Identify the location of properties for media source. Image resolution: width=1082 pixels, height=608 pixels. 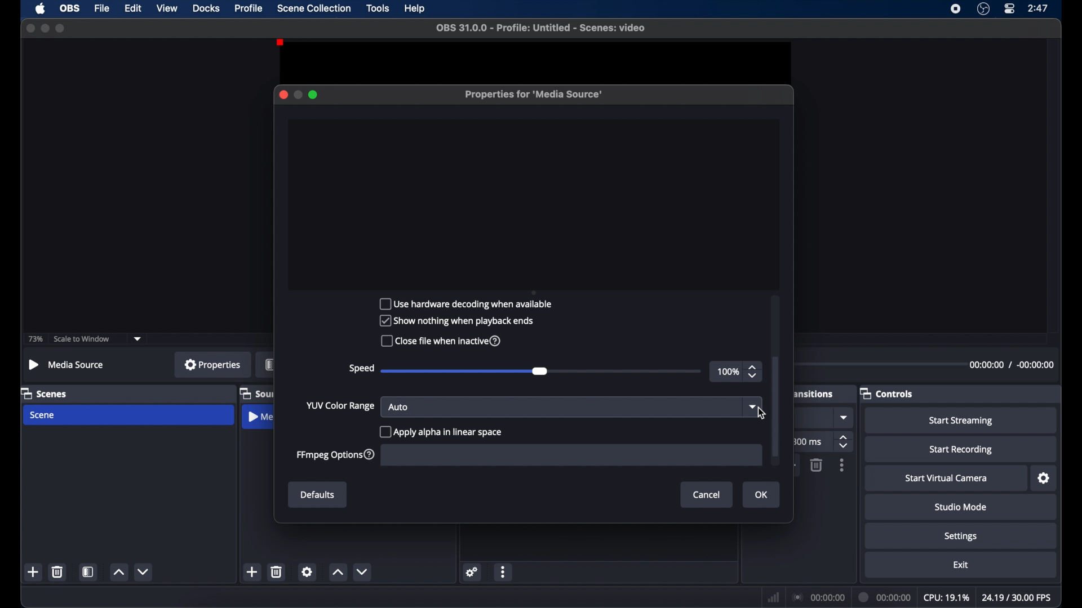
(535, 95).